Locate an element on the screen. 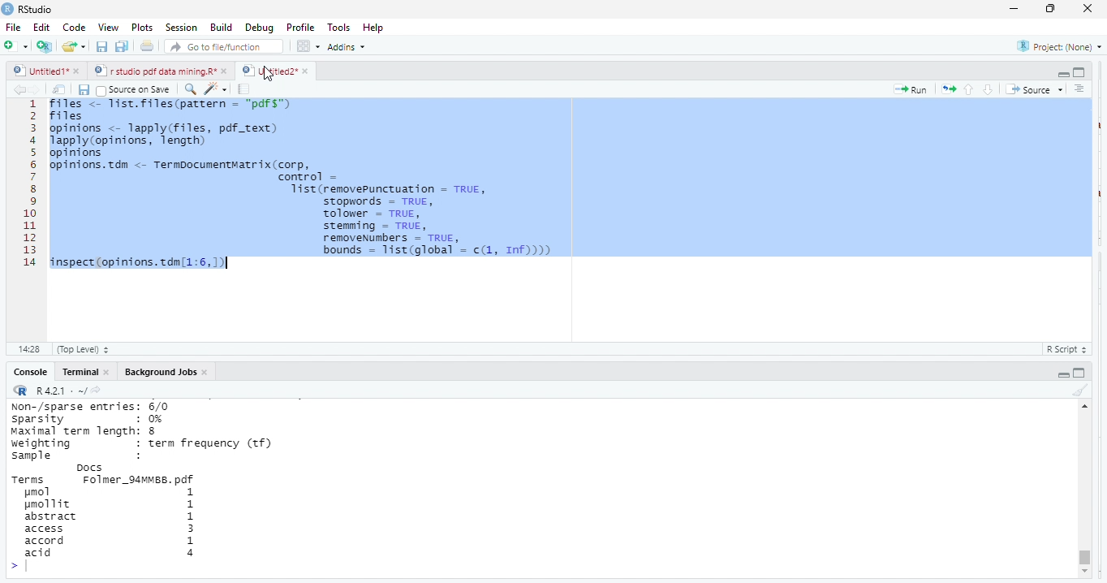  hide r script is located at coordinates (1064, 374).